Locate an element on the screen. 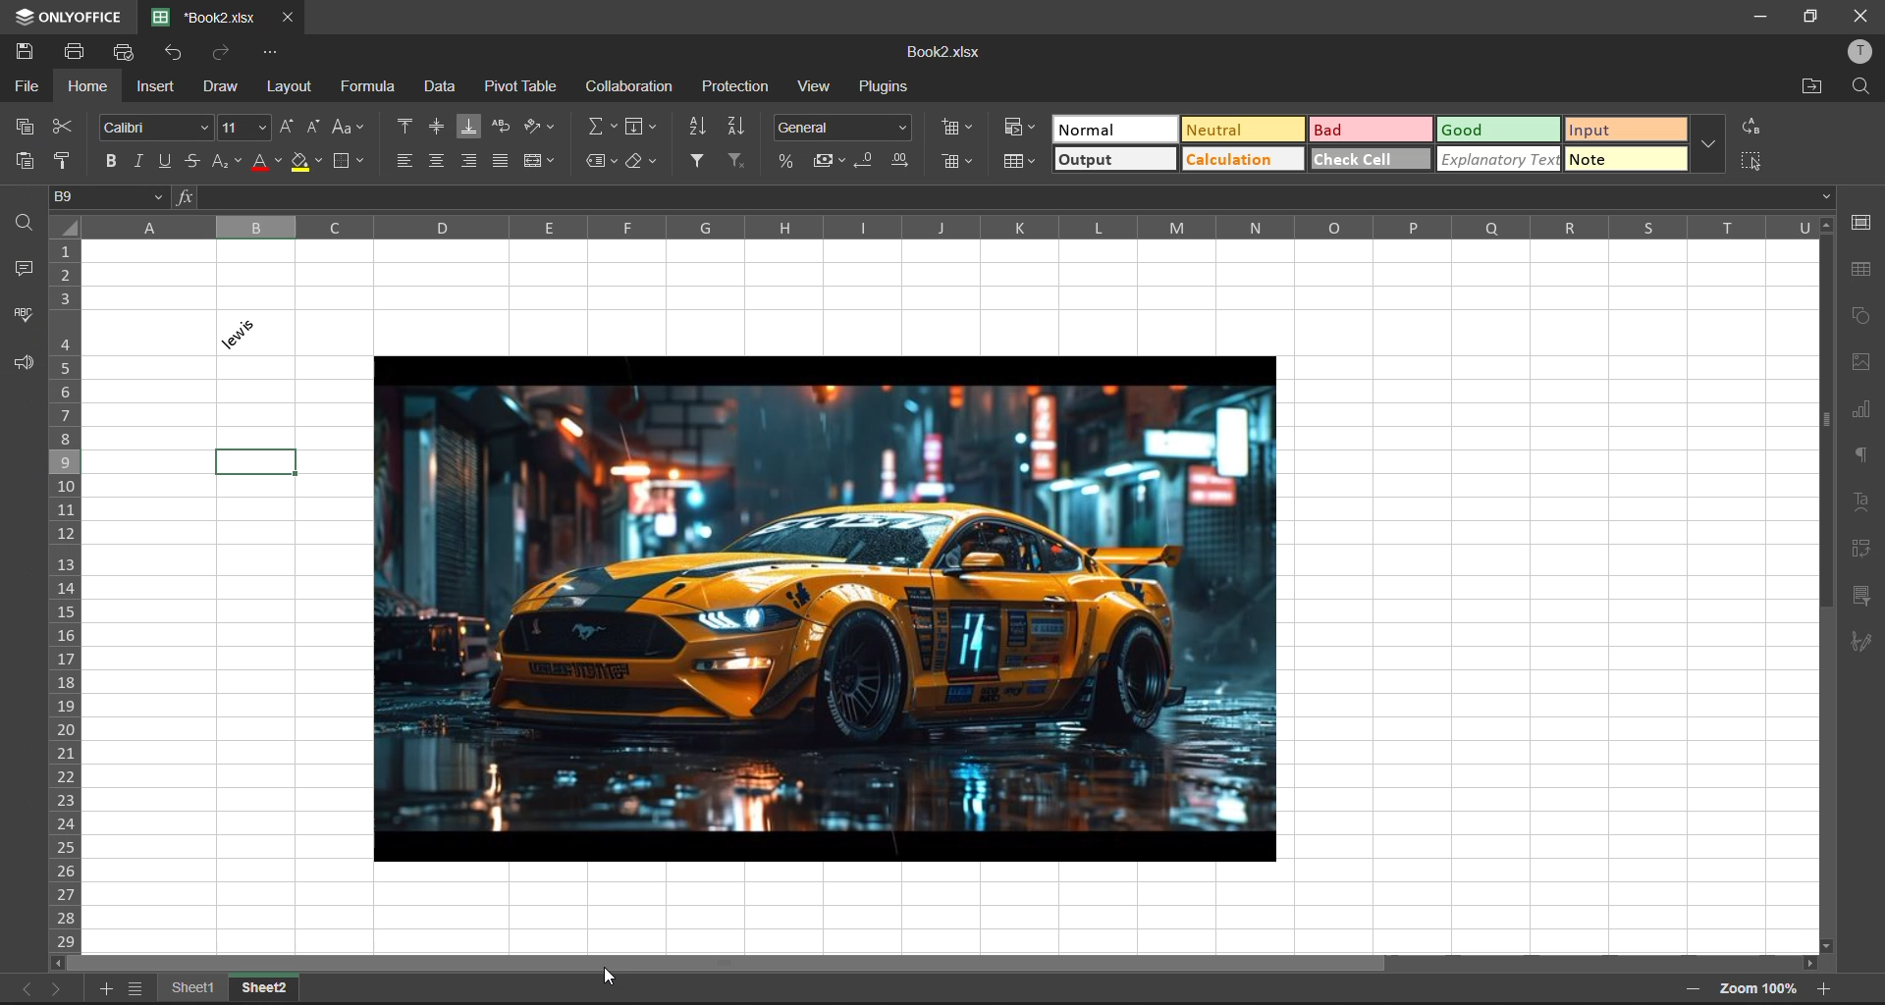 The height and width of the screenshot is (1005, 1885). images is located at coordinates (1856, 361).